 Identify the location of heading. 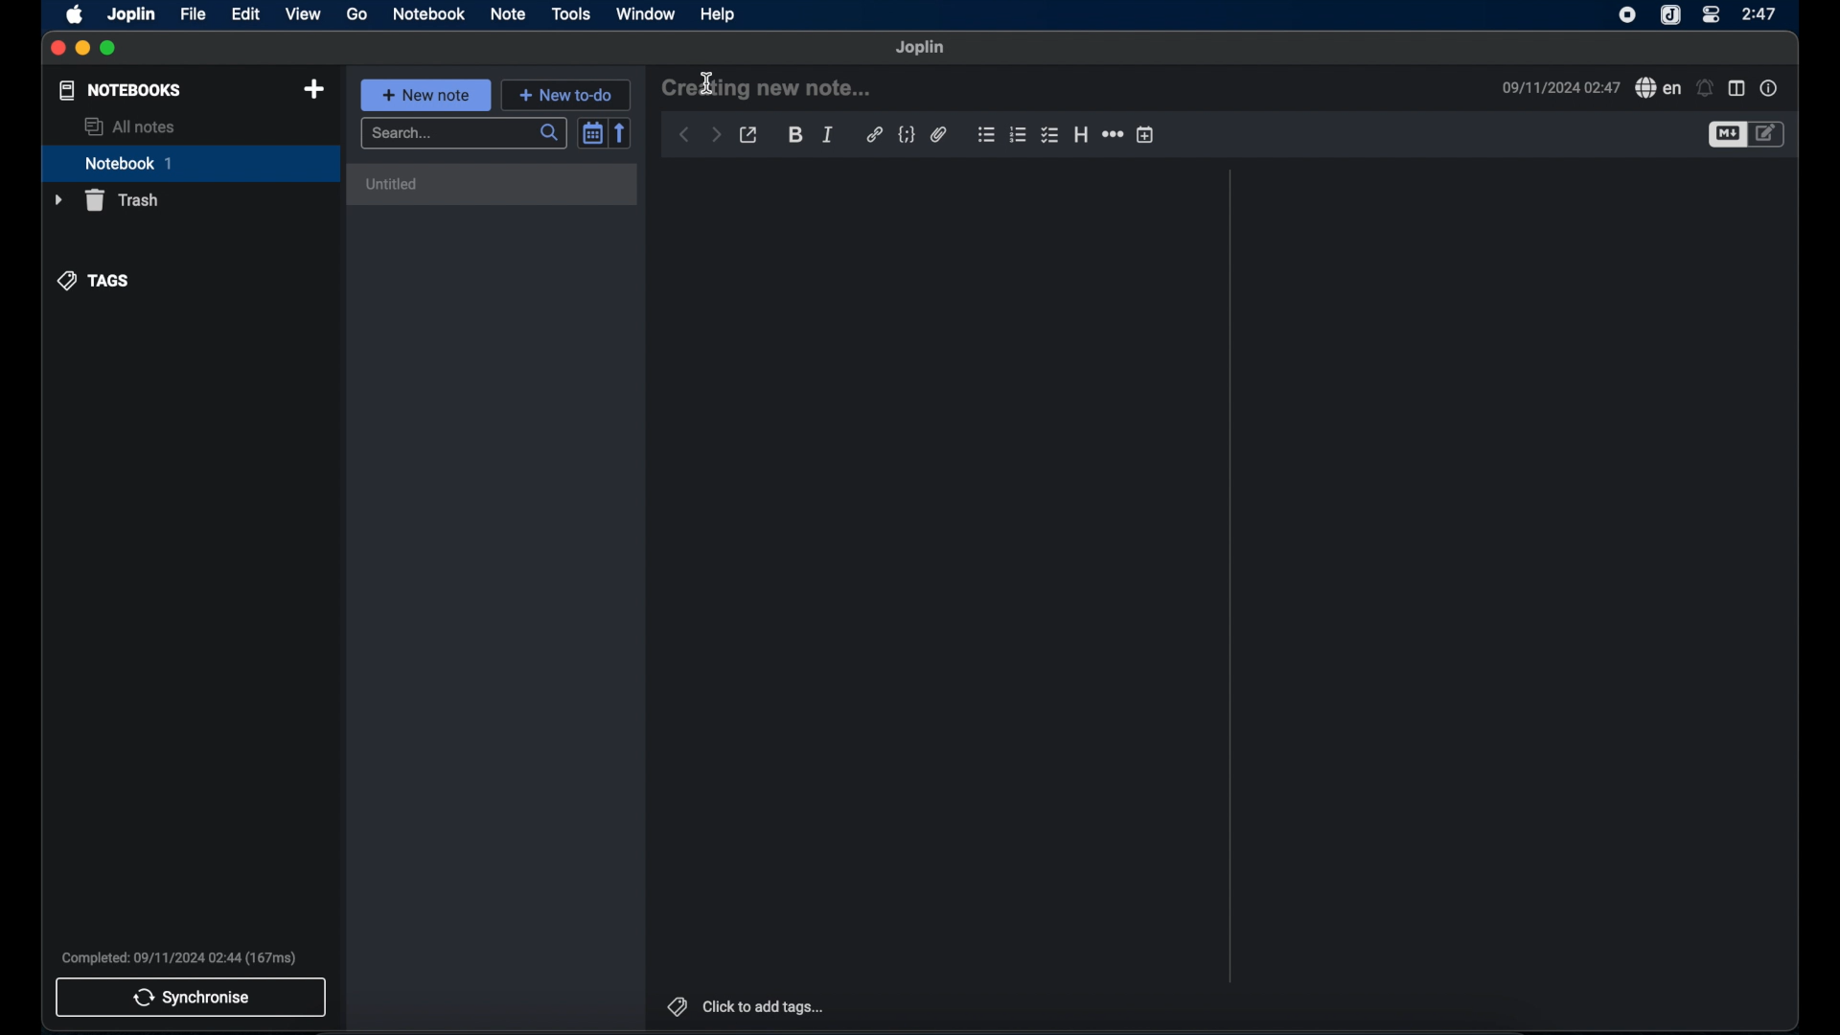
(1081, 134).